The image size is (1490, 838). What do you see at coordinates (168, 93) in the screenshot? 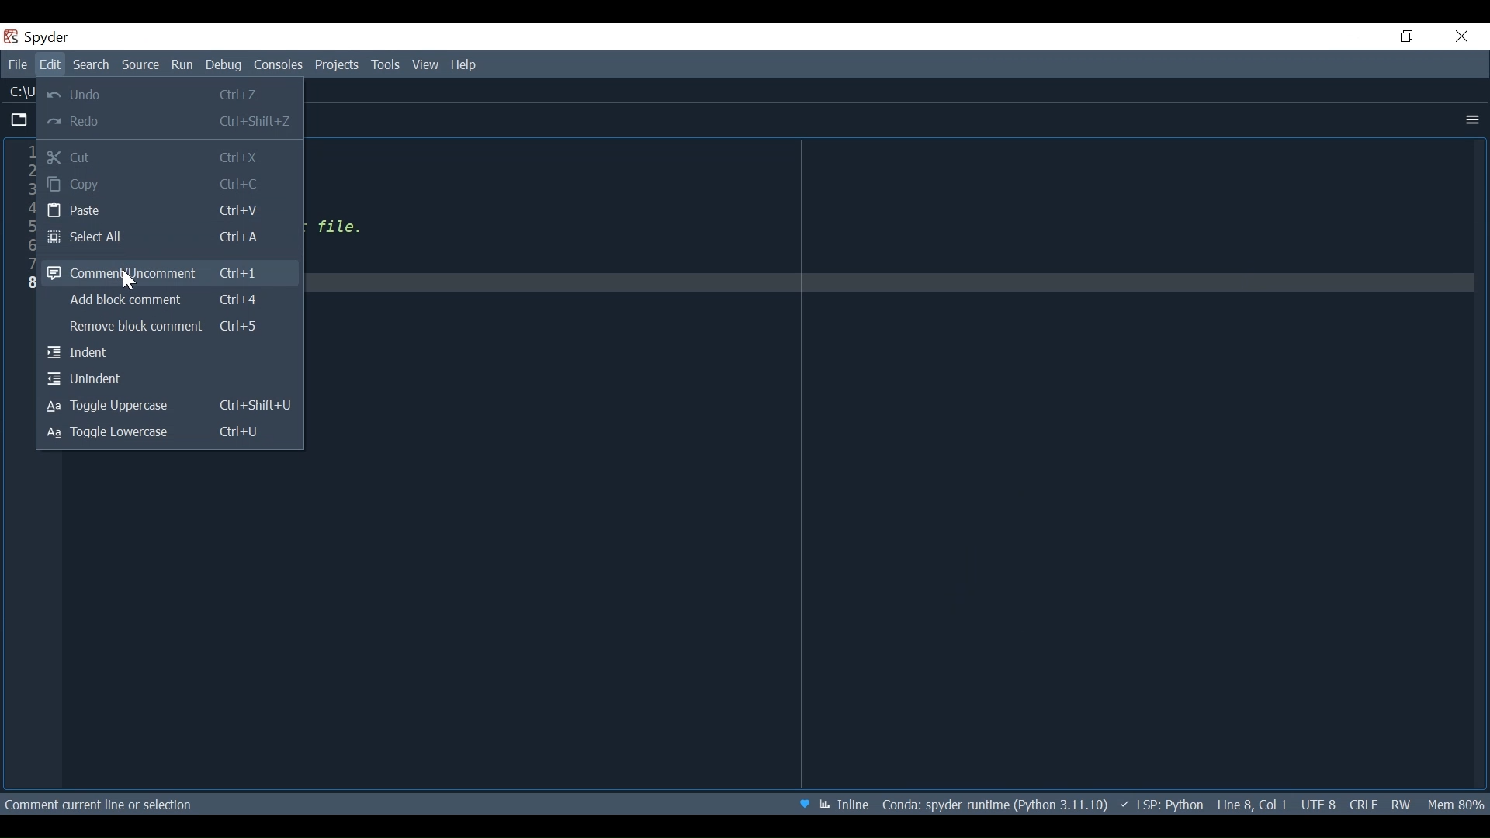
I see `Undo` at bounding box center [168, 93].